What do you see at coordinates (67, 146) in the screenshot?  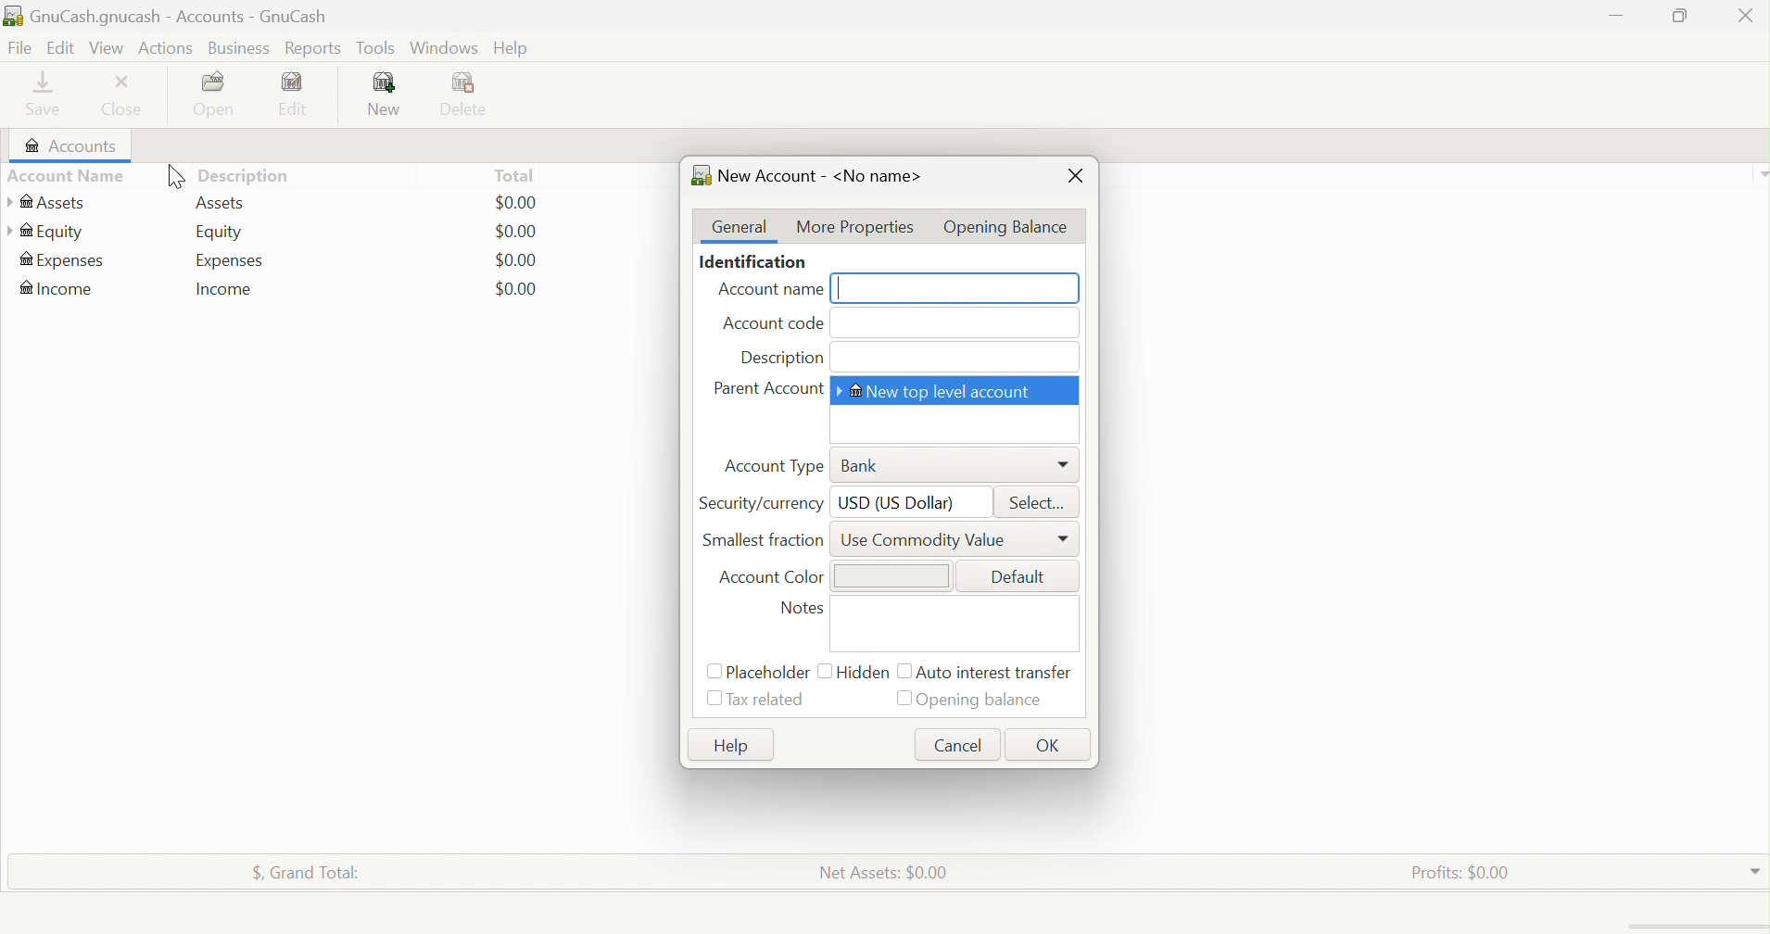 I see `Accounts` at bounding box center [67, 146].